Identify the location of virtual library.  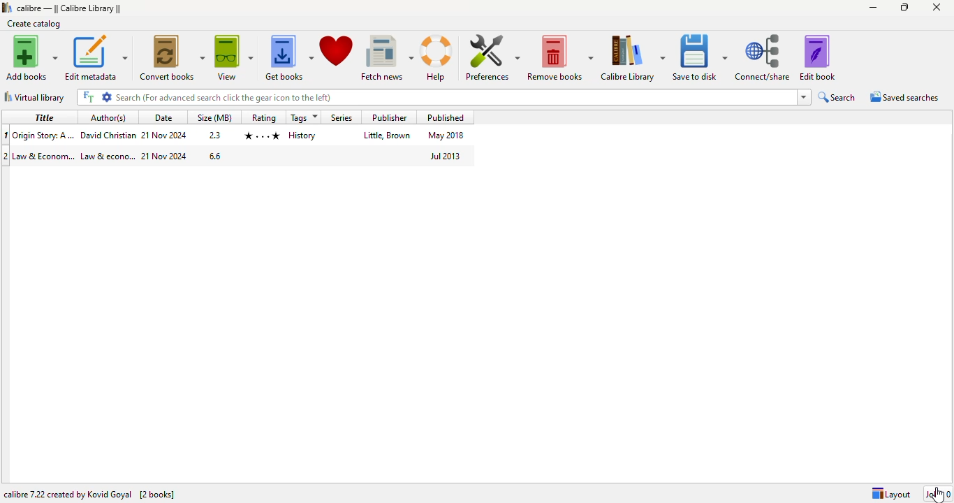
(35, 96).